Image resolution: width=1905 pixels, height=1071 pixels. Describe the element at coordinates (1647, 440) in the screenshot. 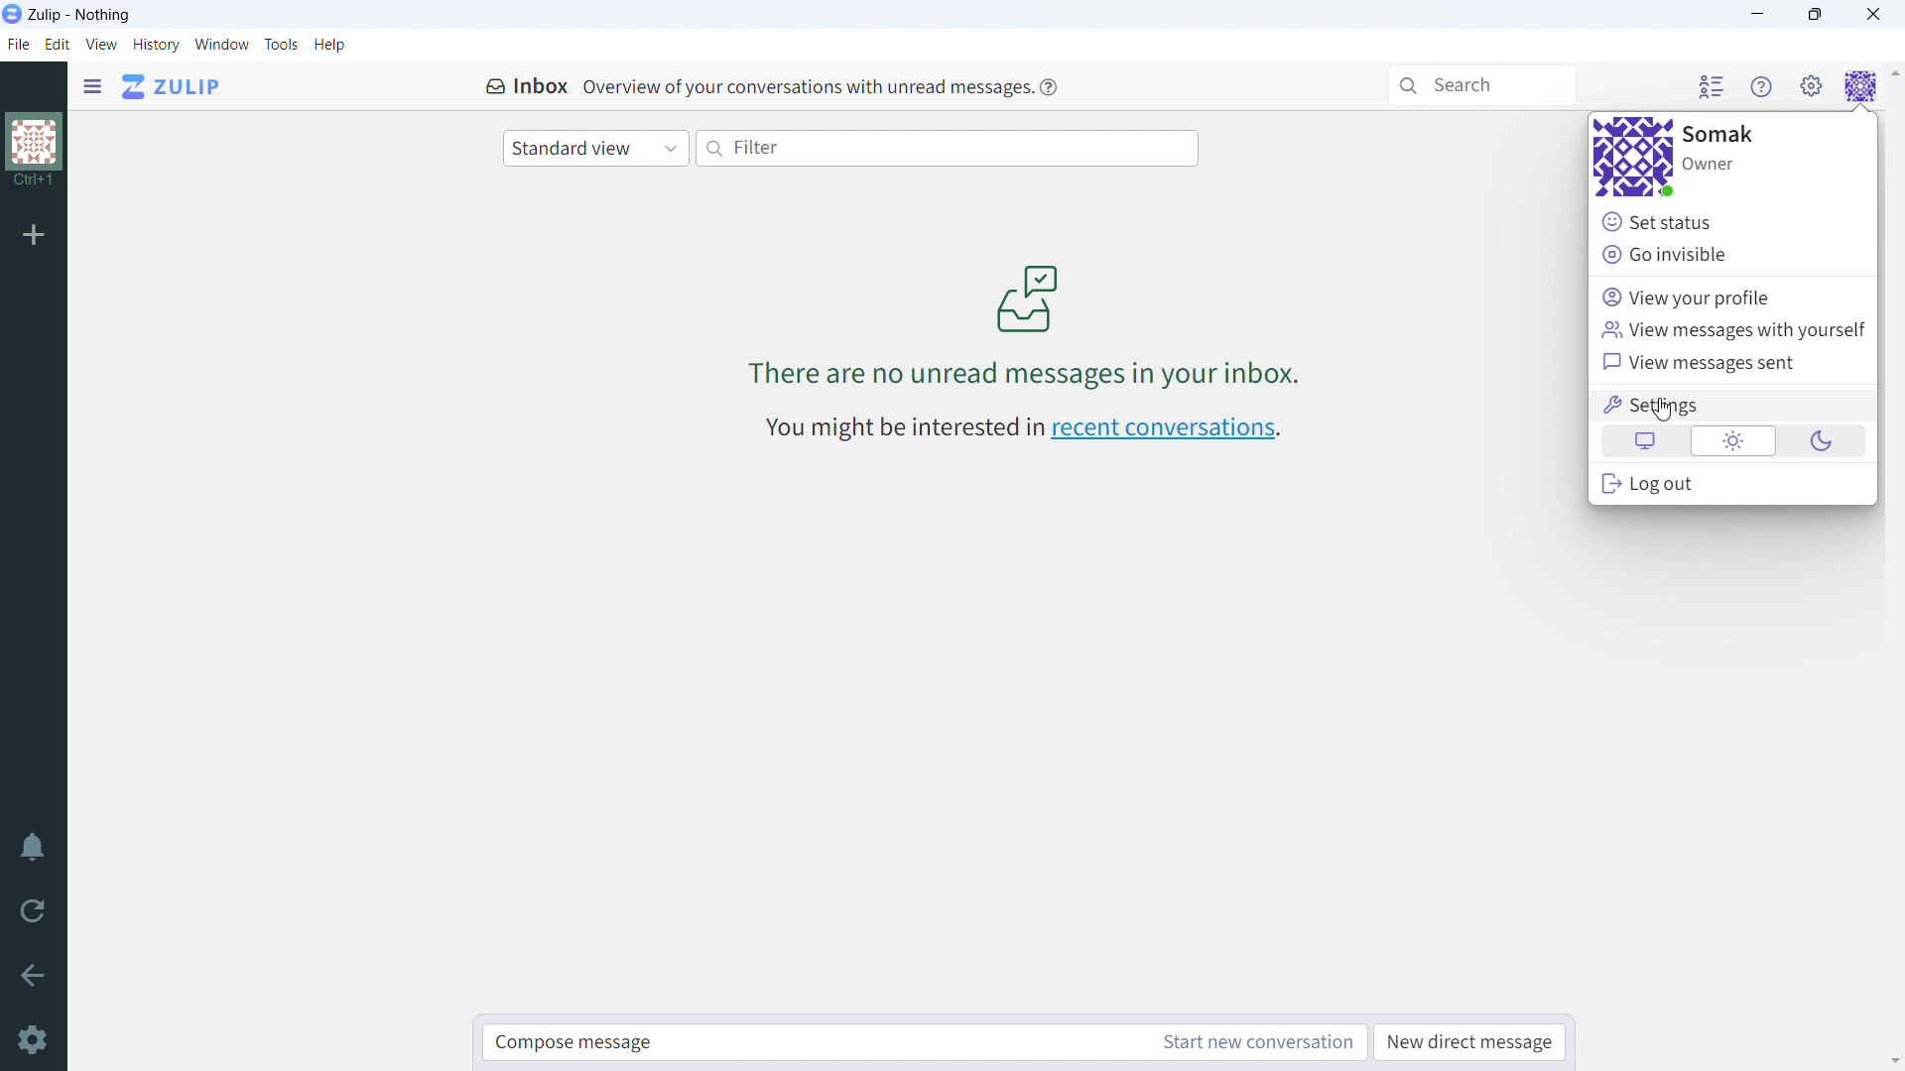

I see `automatic theme` at that location.